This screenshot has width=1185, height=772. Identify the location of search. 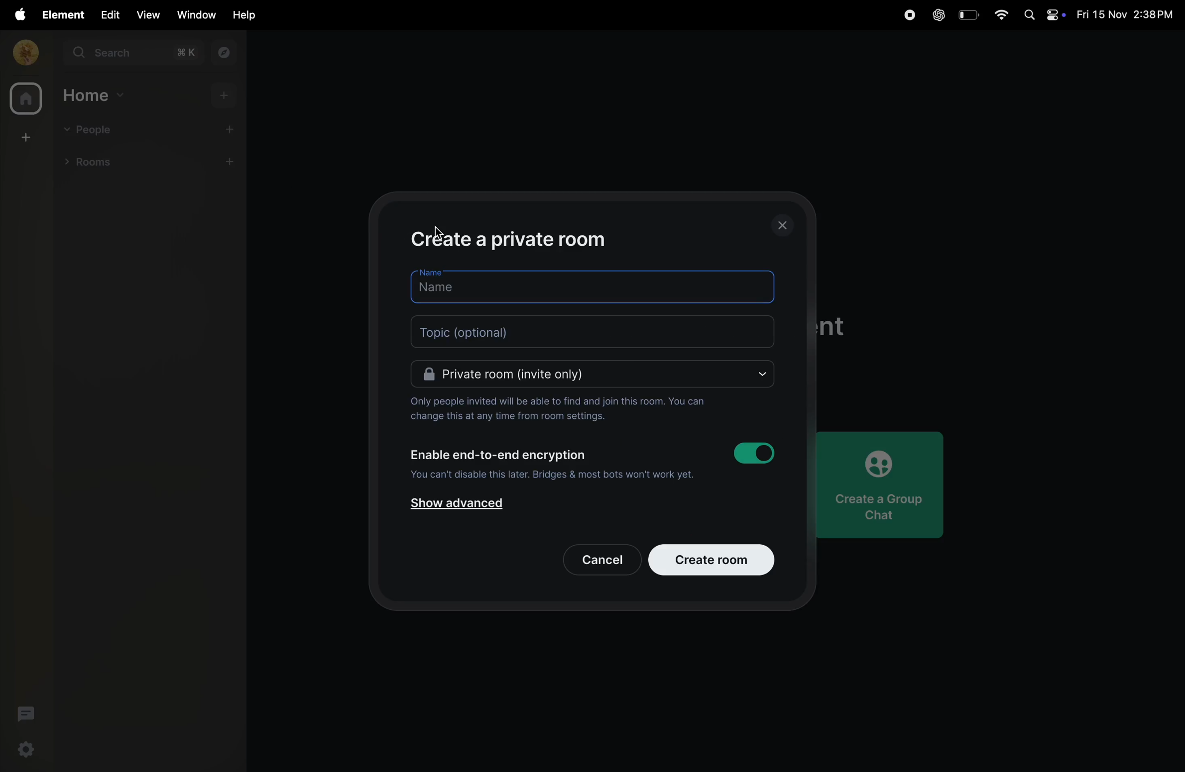
(132, 53).